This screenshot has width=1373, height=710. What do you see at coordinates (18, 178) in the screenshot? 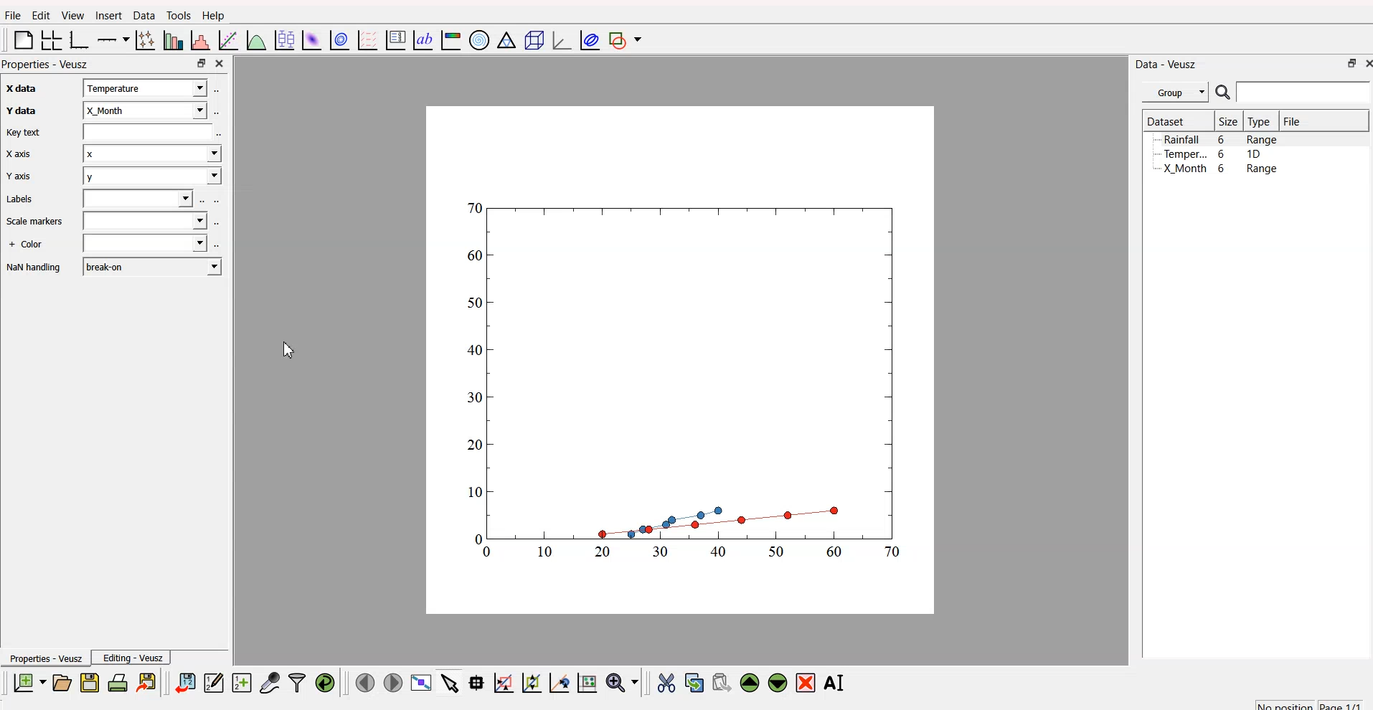
I see `Y axis` at bounding box center [18, 178].